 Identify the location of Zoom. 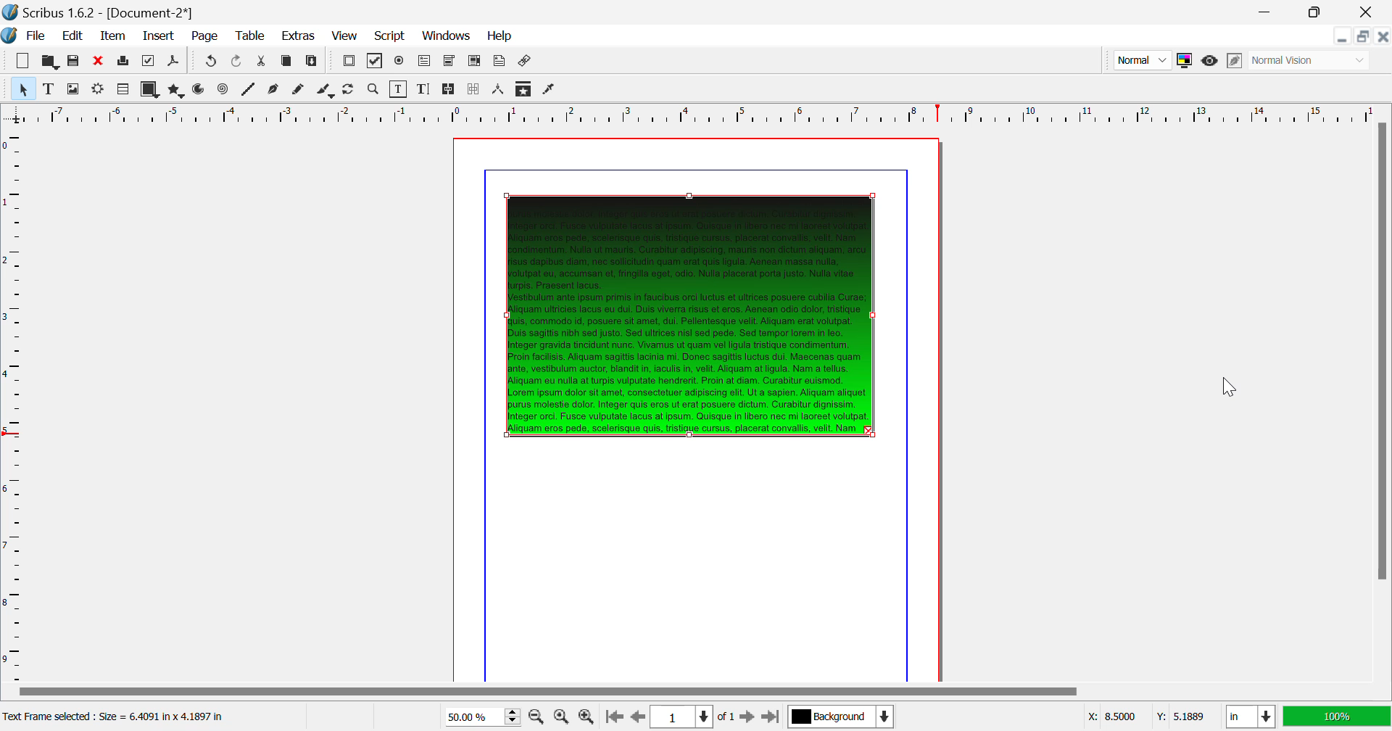
(374, 89).